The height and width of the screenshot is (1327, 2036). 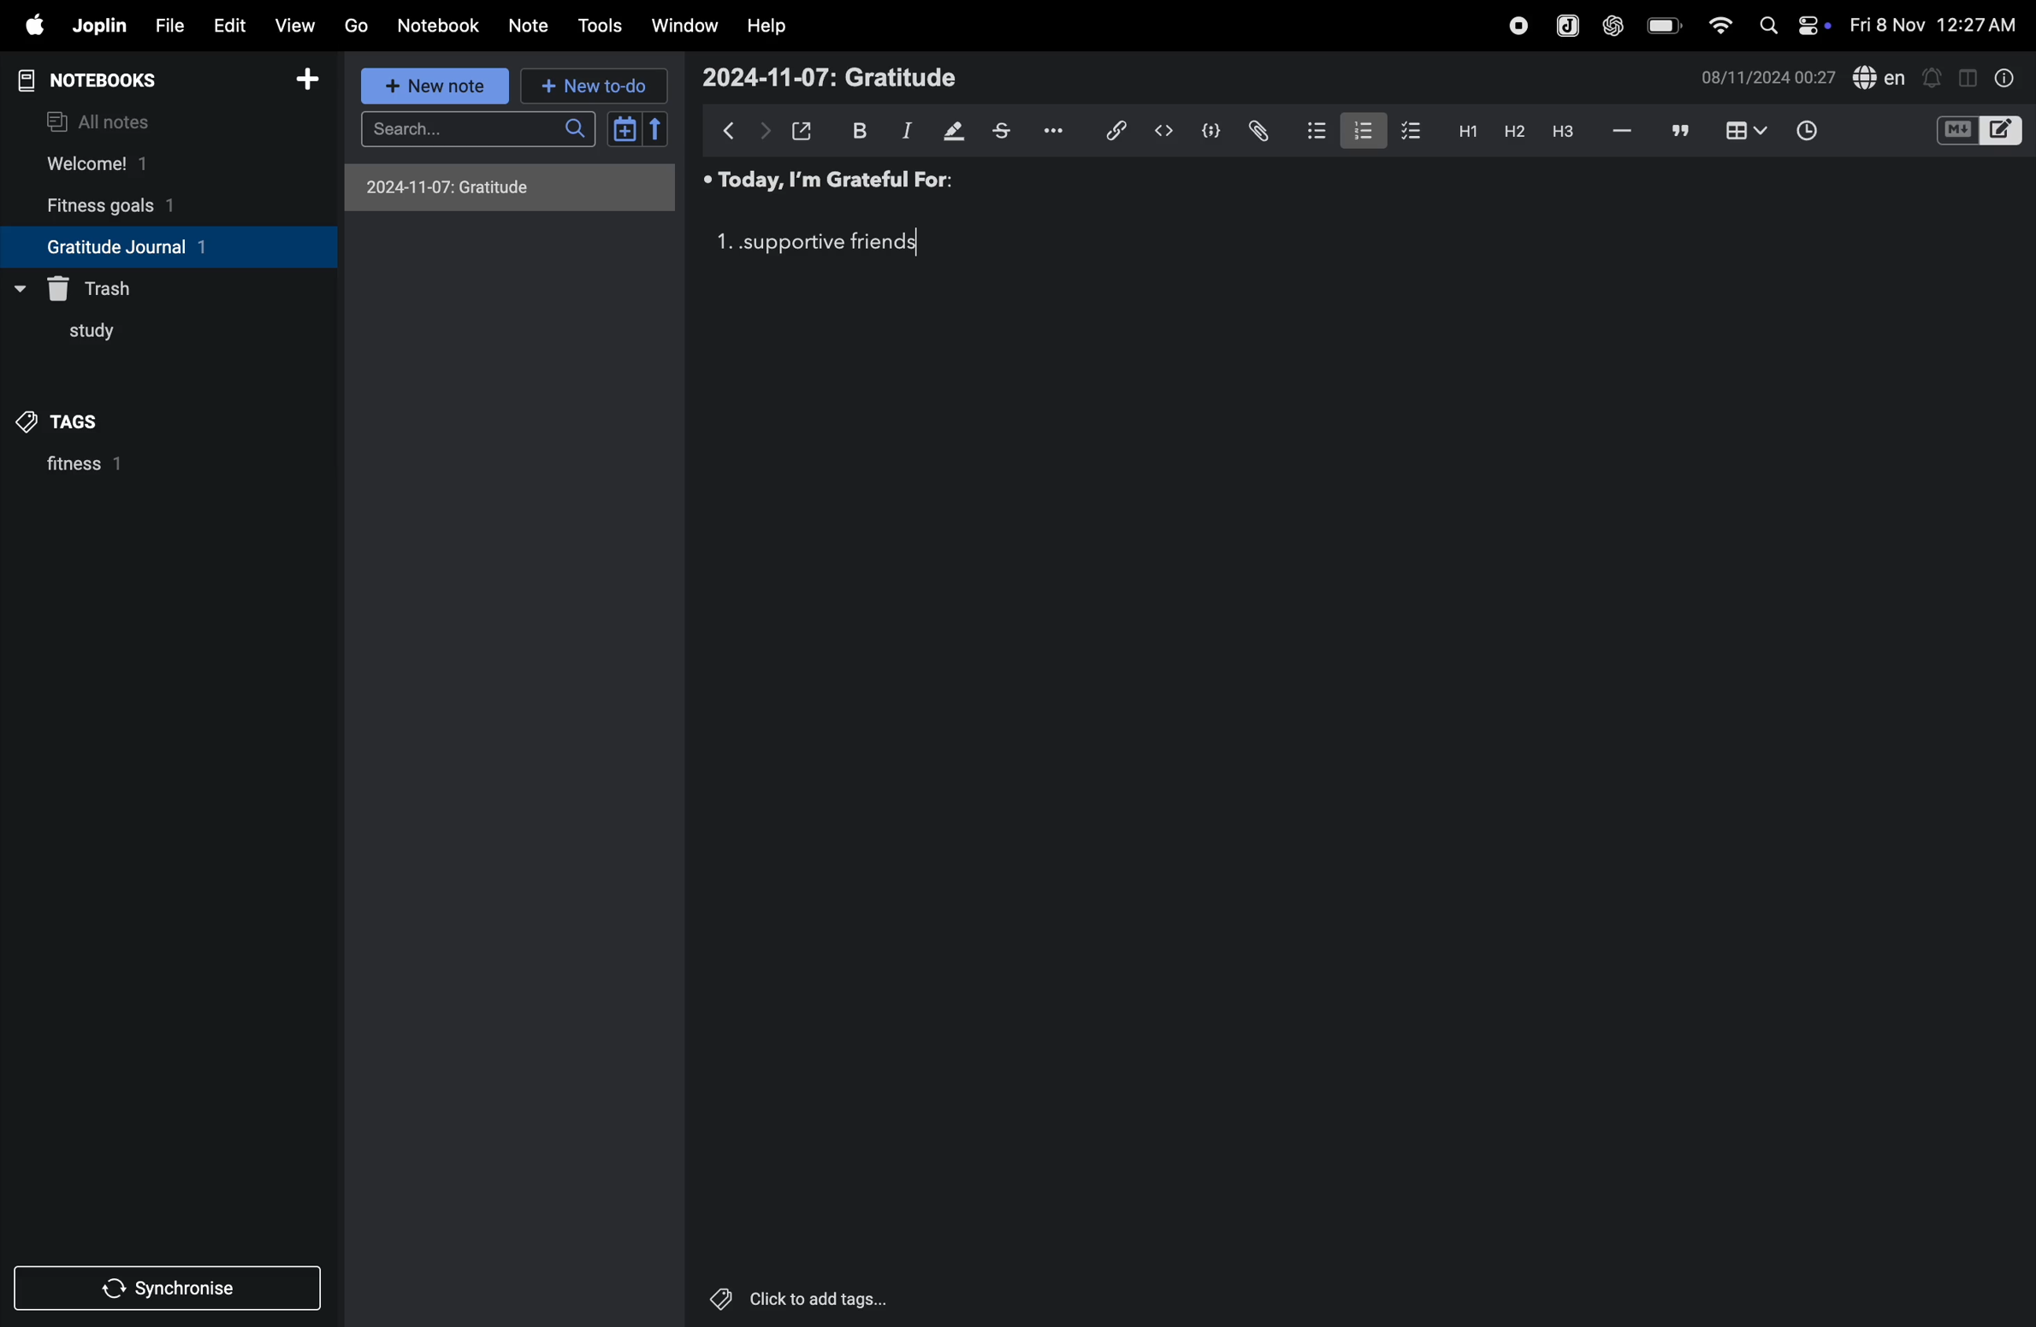 What do you see at coordinates (228, 27) in the screenshot?
I see `edit` at bounding box center [228, 27].